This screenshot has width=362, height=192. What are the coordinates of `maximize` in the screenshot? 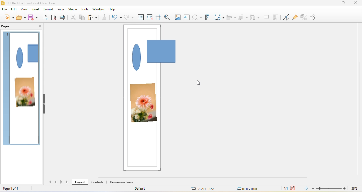 It's located at (343, 4).